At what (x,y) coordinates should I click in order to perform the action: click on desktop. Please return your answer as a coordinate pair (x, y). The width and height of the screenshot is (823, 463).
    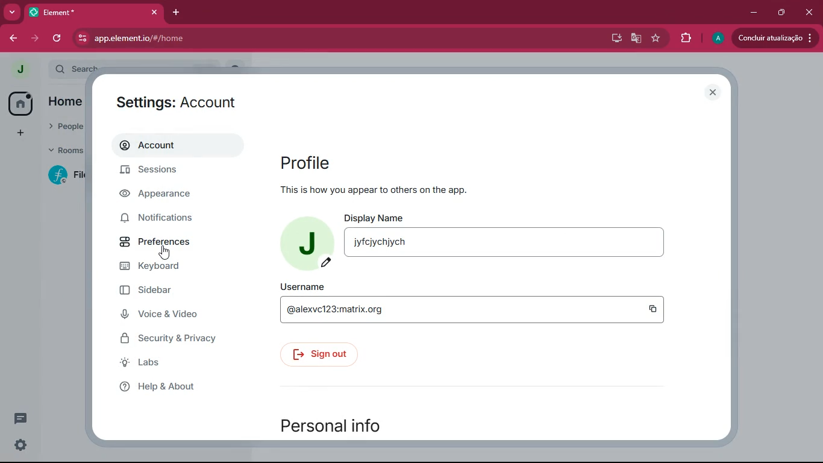
    Looking at the image, I should click on (613, 39).